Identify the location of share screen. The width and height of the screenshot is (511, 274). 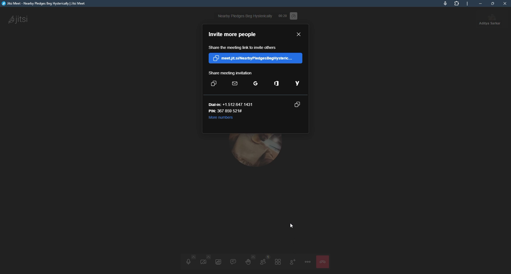
(218, 262).